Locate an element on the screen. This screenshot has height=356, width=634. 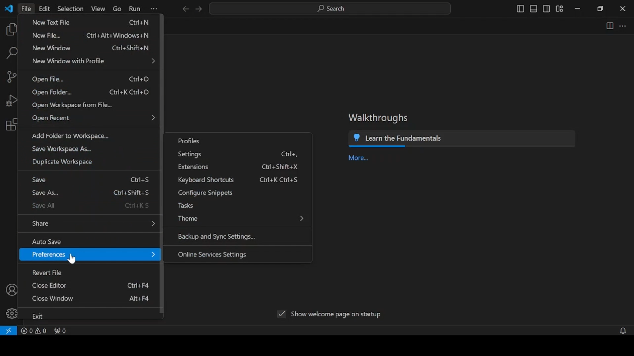
save all is located at coordinates (44, 205).